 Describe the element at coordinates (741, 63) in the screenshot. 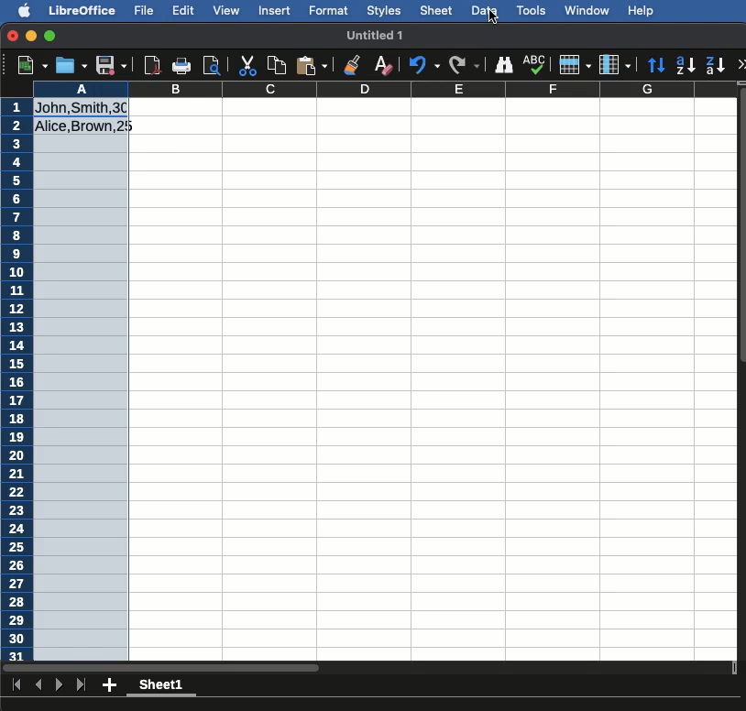

I see `More` at that location.